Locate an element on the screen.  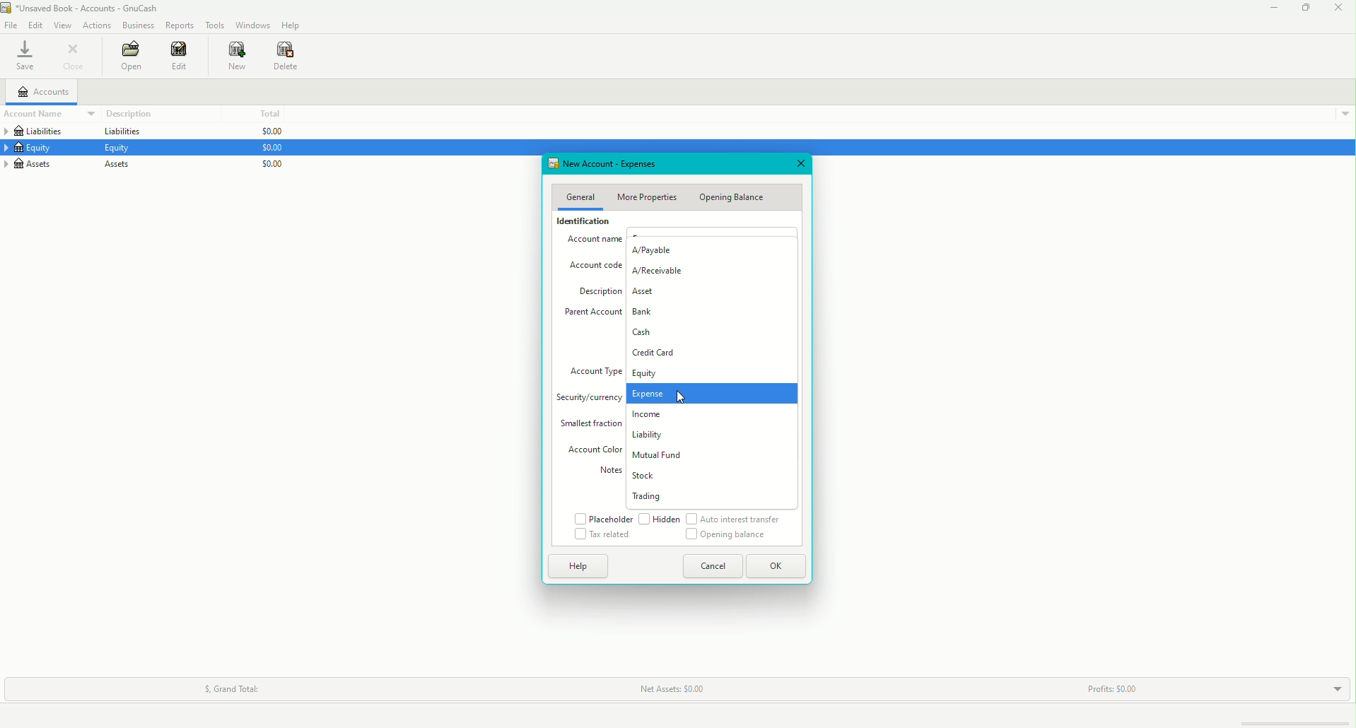
Liabilities is located at coordinates (41, 131).